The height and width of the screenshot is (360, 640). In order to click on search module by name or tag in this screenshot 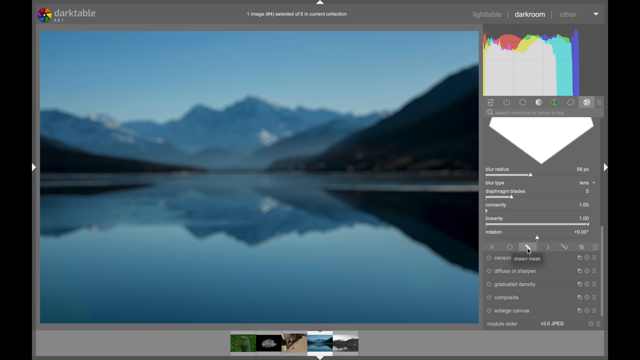, I will do `click(526, 113)`.